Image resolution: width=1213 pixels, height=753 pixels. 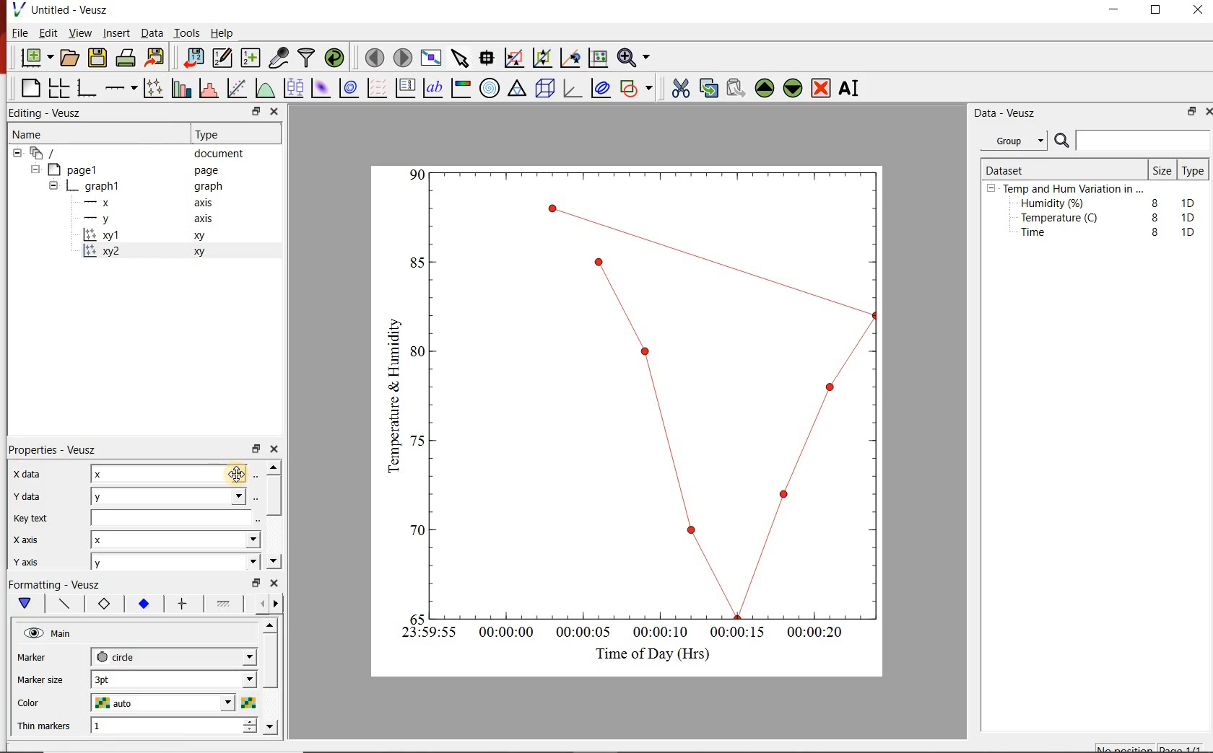 I want to click on filter data, so click(x=307, y=58).